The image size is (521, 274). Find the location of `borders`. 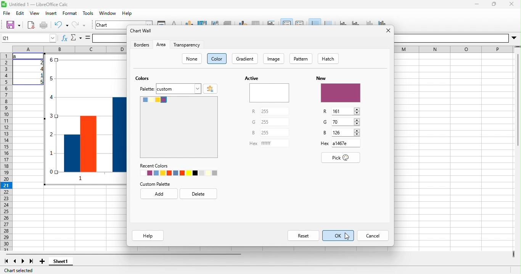

borders is located at coordinates (142, 45).